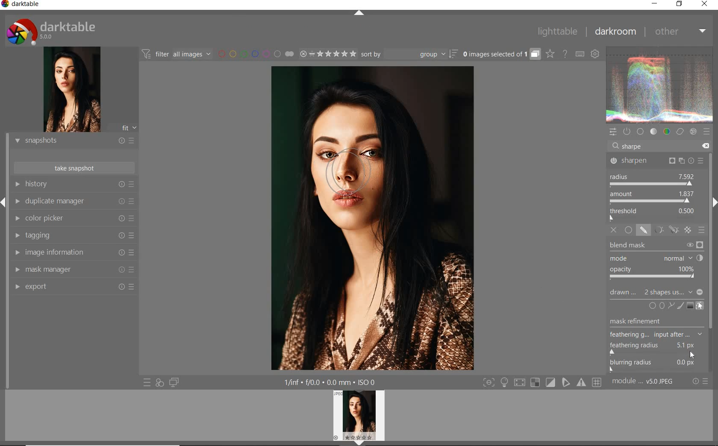 This screenshot has height=446, width=718. What do you see at coordinates (666, 132) in the screenshot?
I see `color` at bounding box center [666, 132].